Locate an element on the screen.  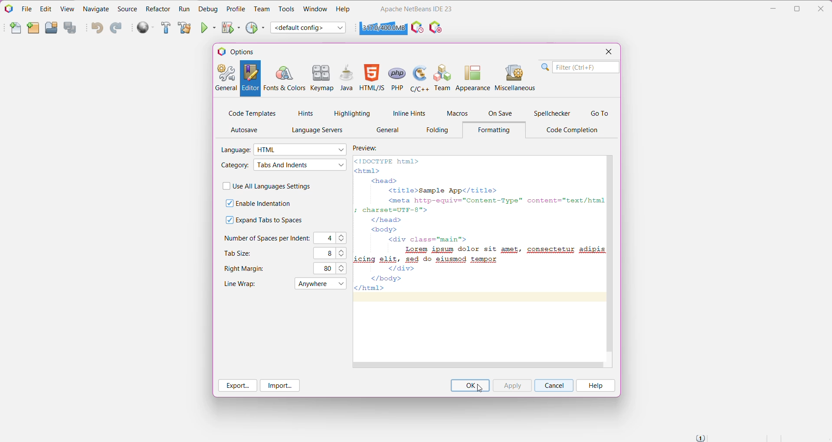
logo is located at coordinates (219, 52).